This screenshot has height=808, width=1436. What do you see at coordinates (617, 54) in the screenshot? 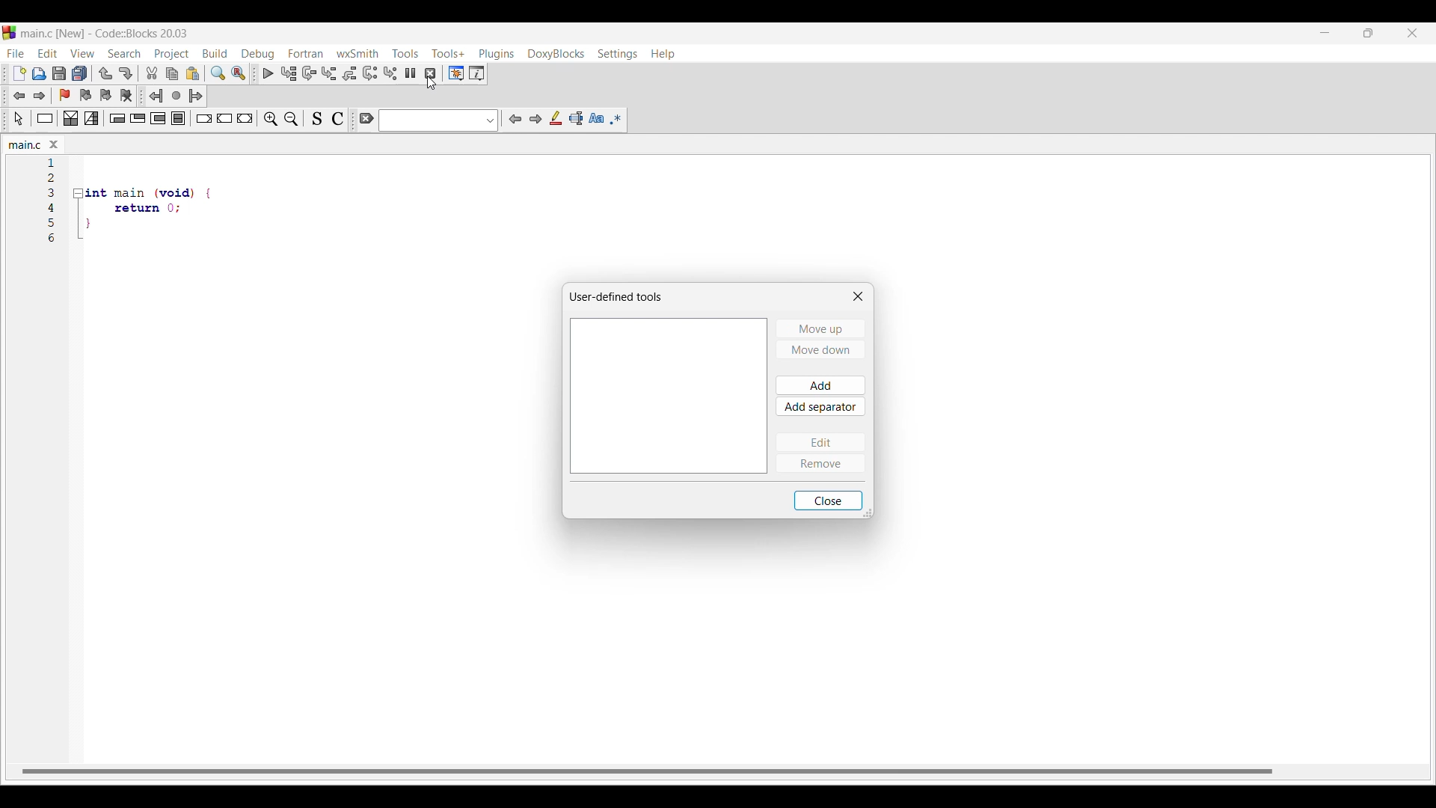
I see `Settings menu` at bounding box center [617, 54].